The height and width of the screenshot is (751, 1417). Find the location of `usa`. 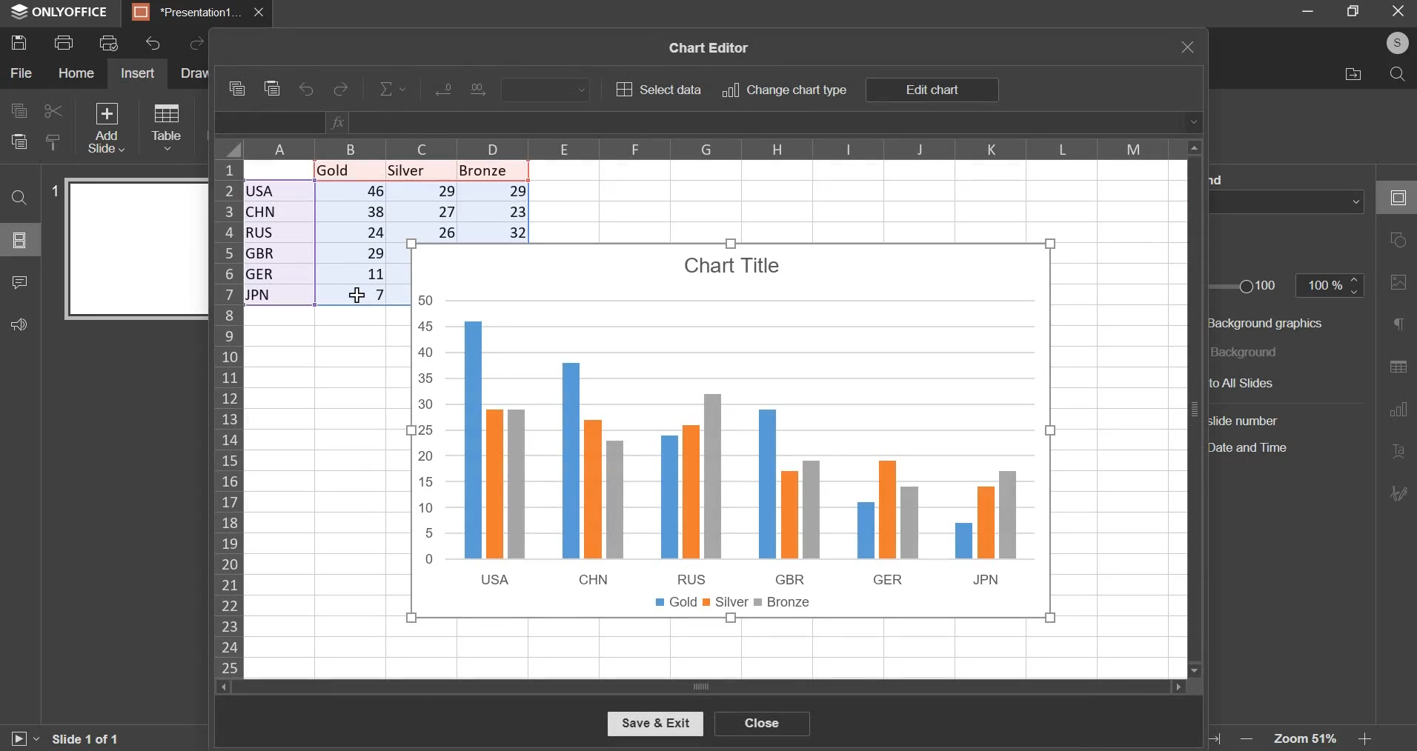

usa is located at coordinates (279, 191).